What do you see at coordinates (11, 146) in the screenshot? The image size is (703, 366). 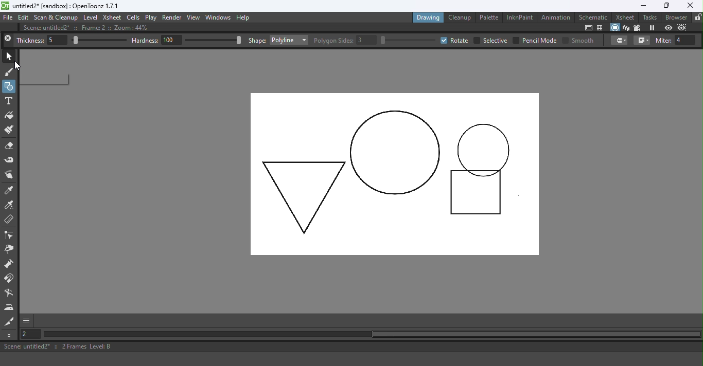 I see `Eraser tool` at bounding box center [11, 146].